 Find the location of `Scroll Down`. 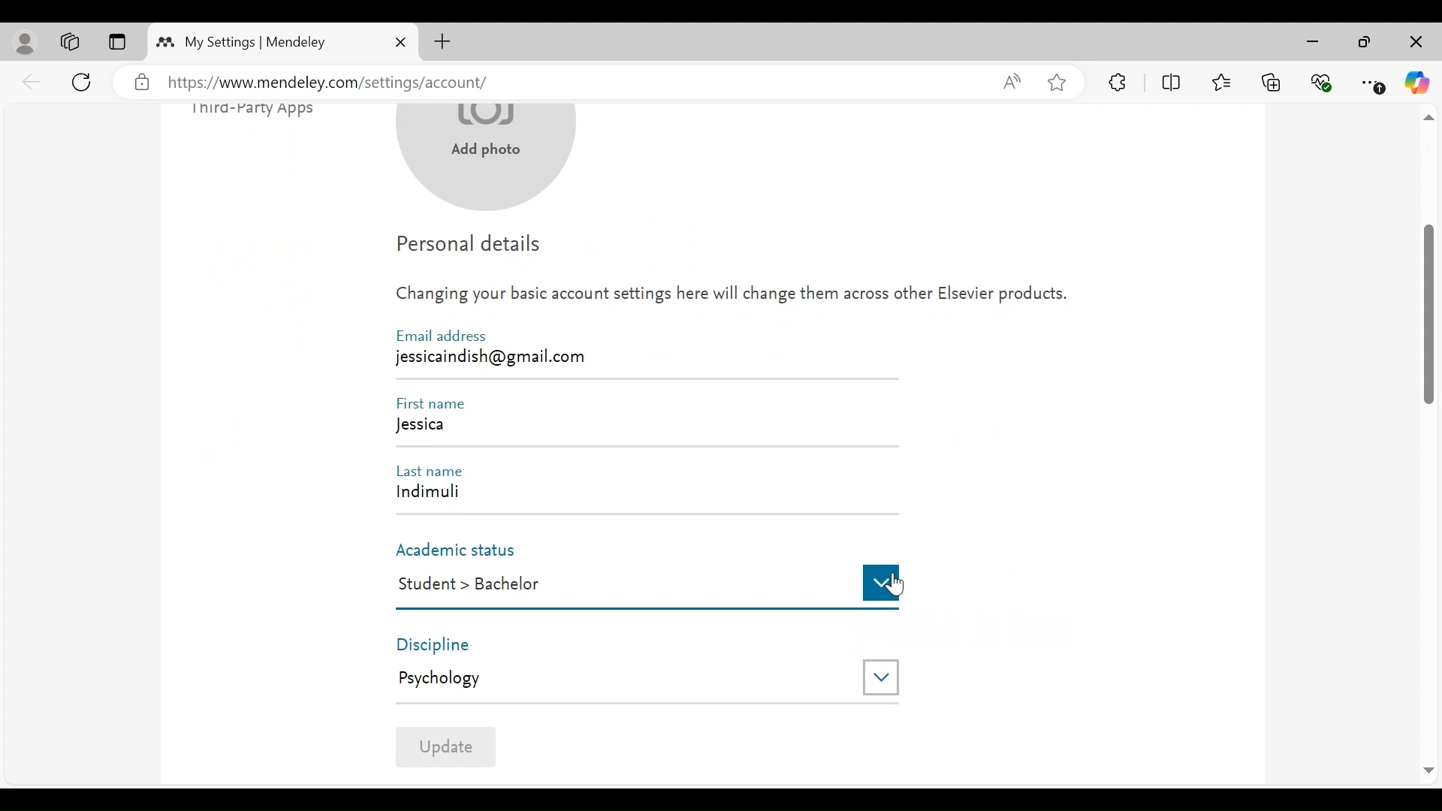

Scroll Down is located at coordinates (1428, 771).